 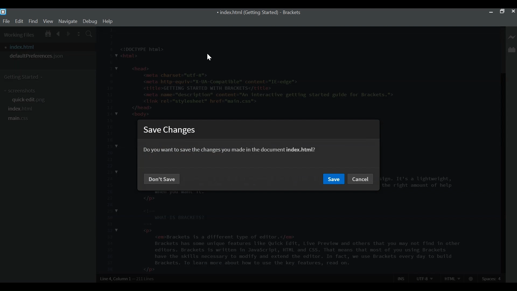 What do you see at coordinates (58, 33) in the screenshot?
I see `Navigate Backwards` at bounding box center [58, 33].